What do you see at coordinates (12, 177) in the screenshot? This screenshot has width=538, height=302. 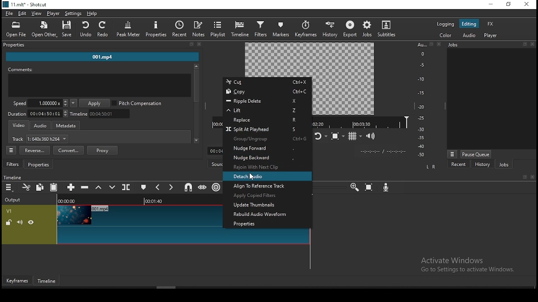 I see `timeline` at bounding box center [12, 177].